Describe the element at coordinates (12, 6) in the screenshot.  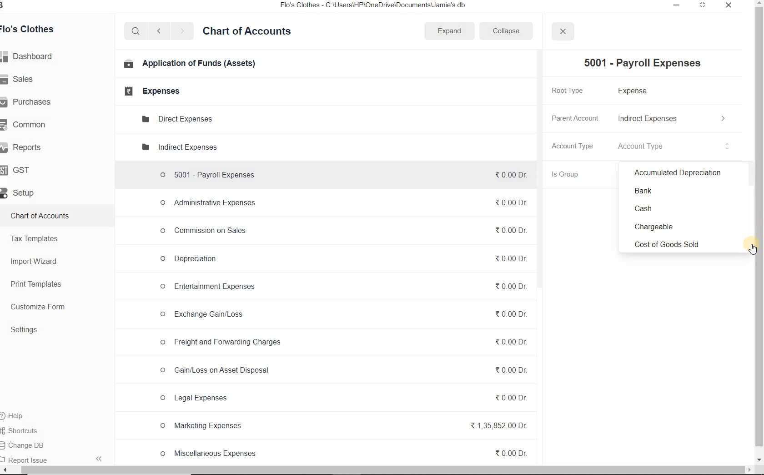
I see `frappe books logo` at that location.